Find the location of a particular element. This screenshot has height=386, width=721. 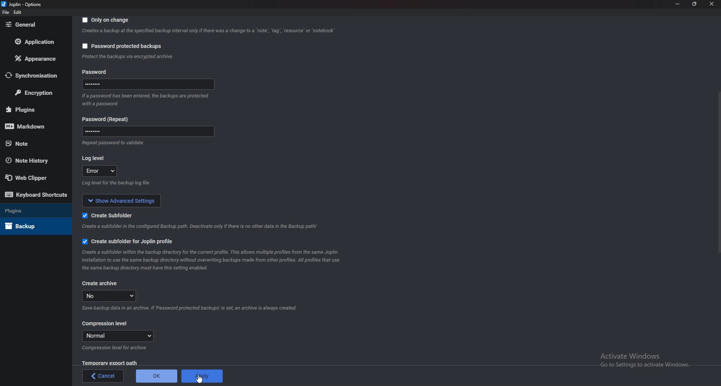

Note history is located at coordinates (33, 160).